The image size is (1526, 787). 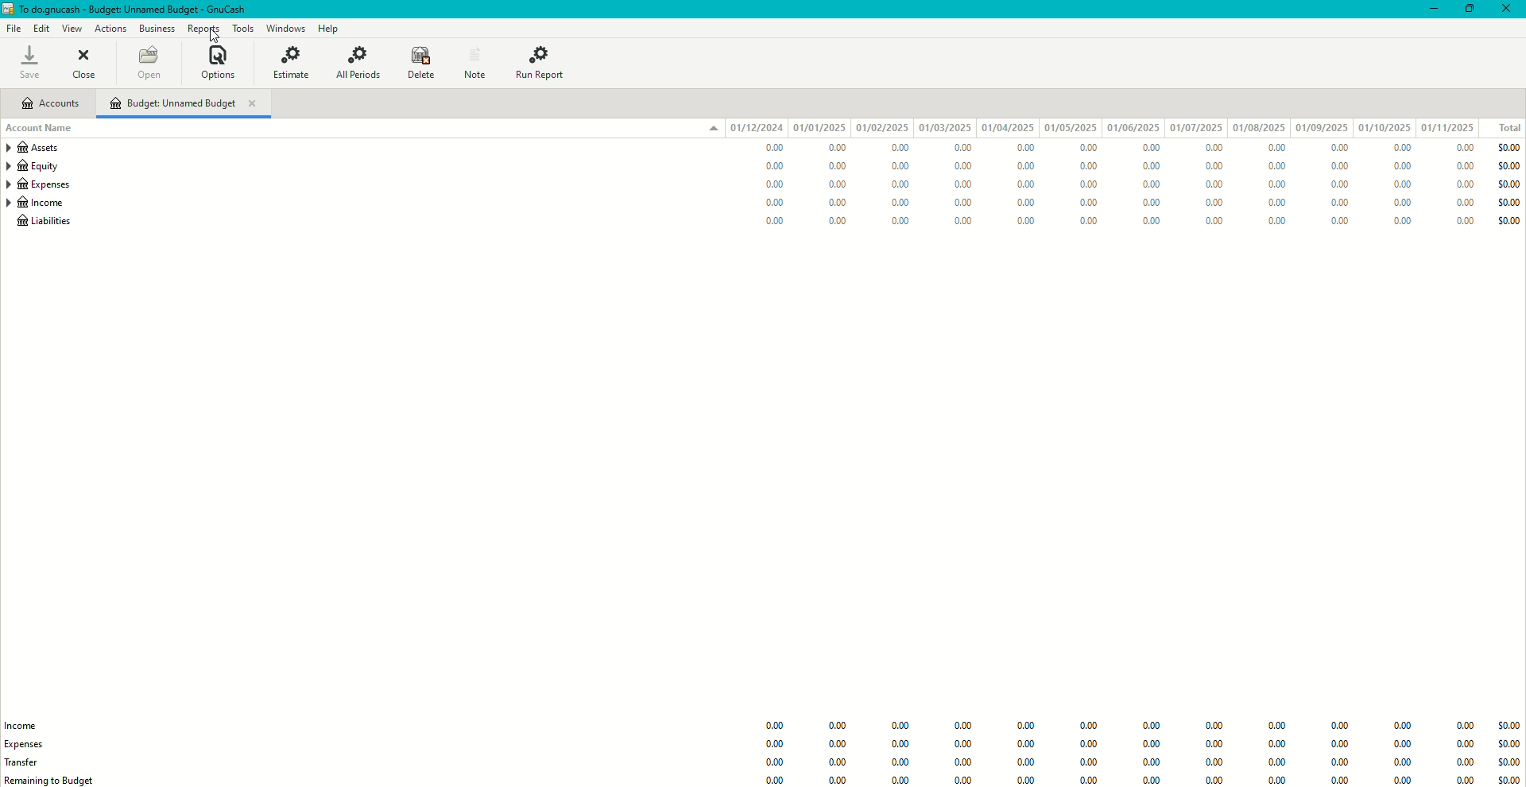 I want to click on , so click(x=1086, y=728).